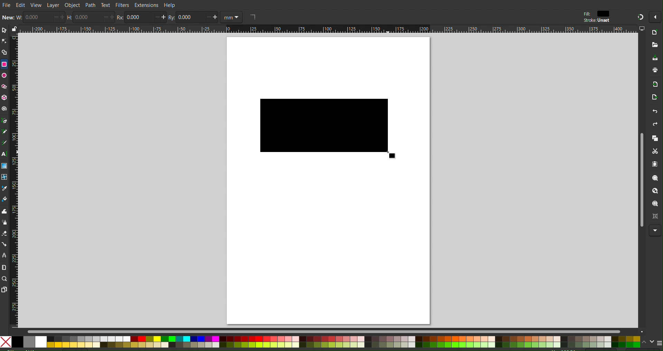  What do you see at coordinates (4, 234) in the screenshot?
I see `Erase Tool` at bounding box center [4, 234].